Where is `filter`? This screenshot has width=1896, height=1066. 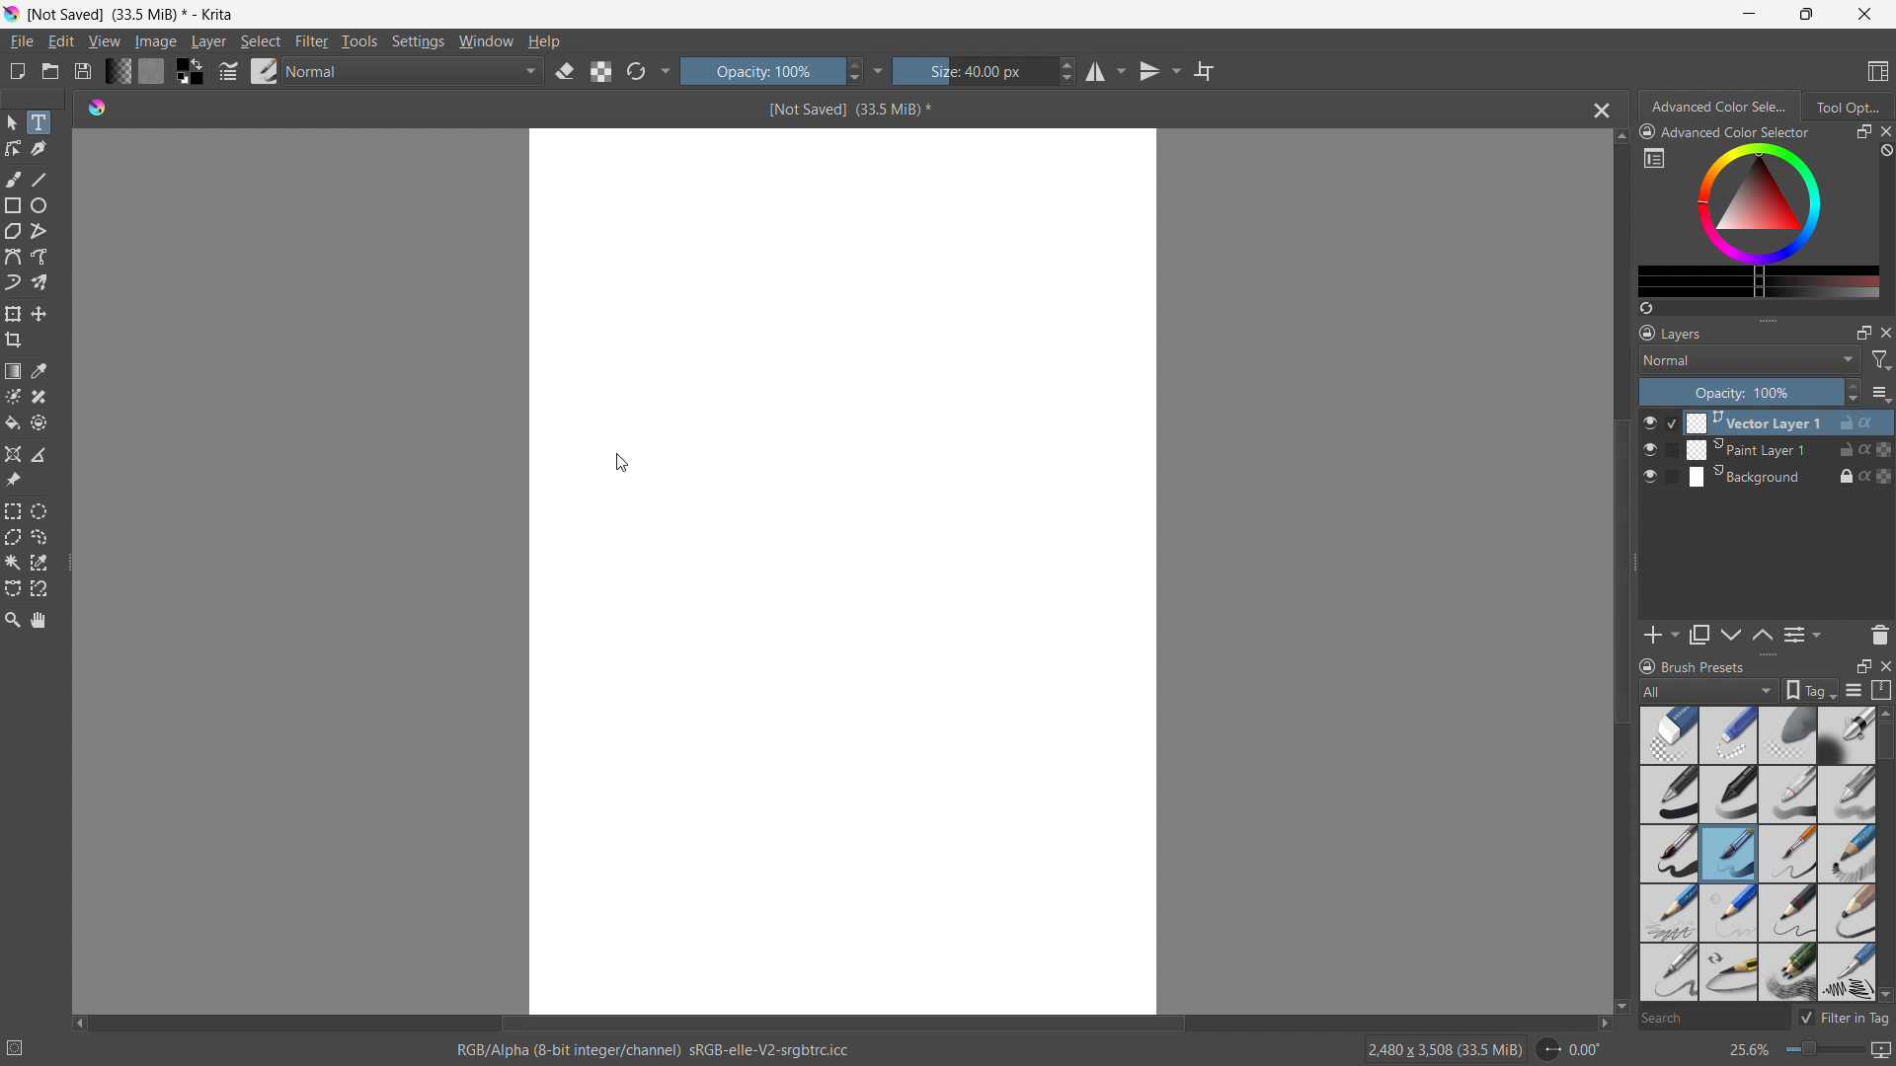 filter is located at coordinates (312, 41).